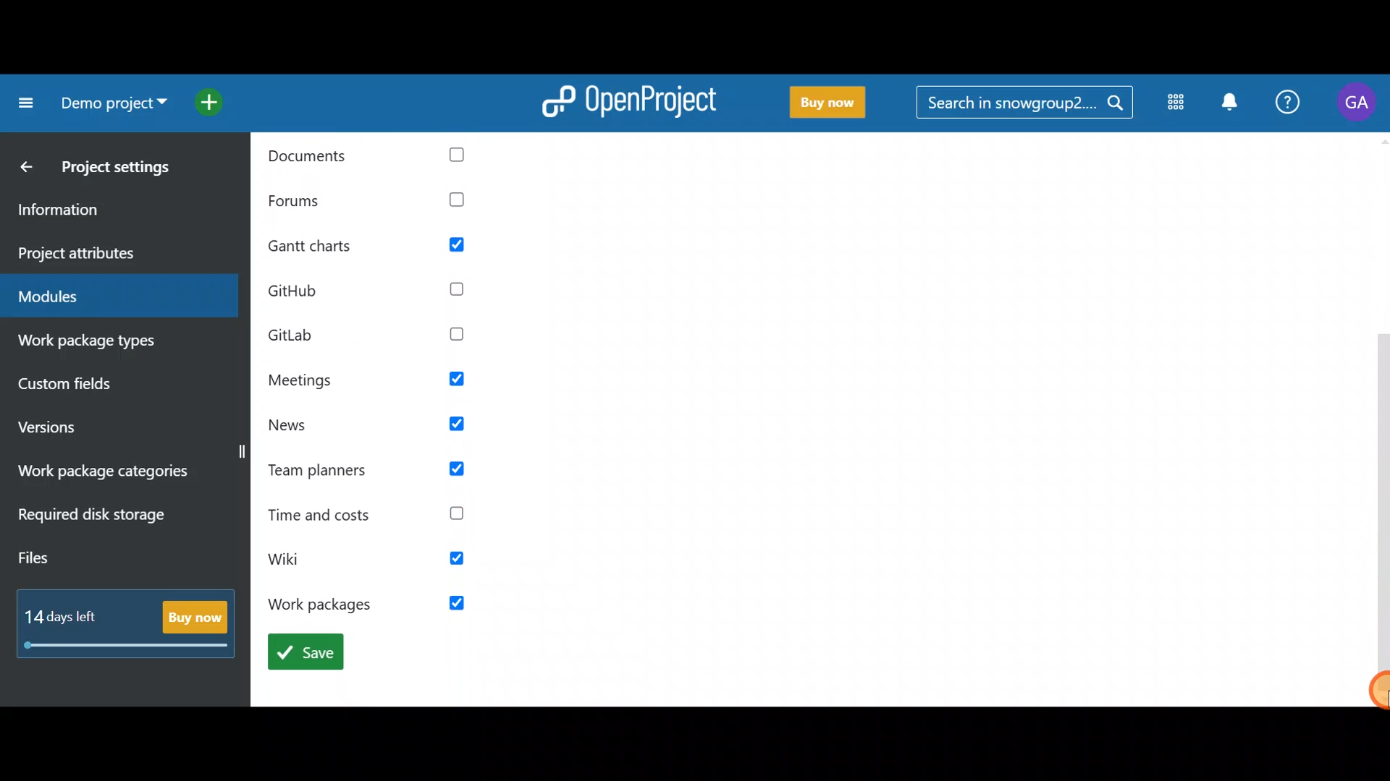  I want to click on Buy now, so click(130, 619).